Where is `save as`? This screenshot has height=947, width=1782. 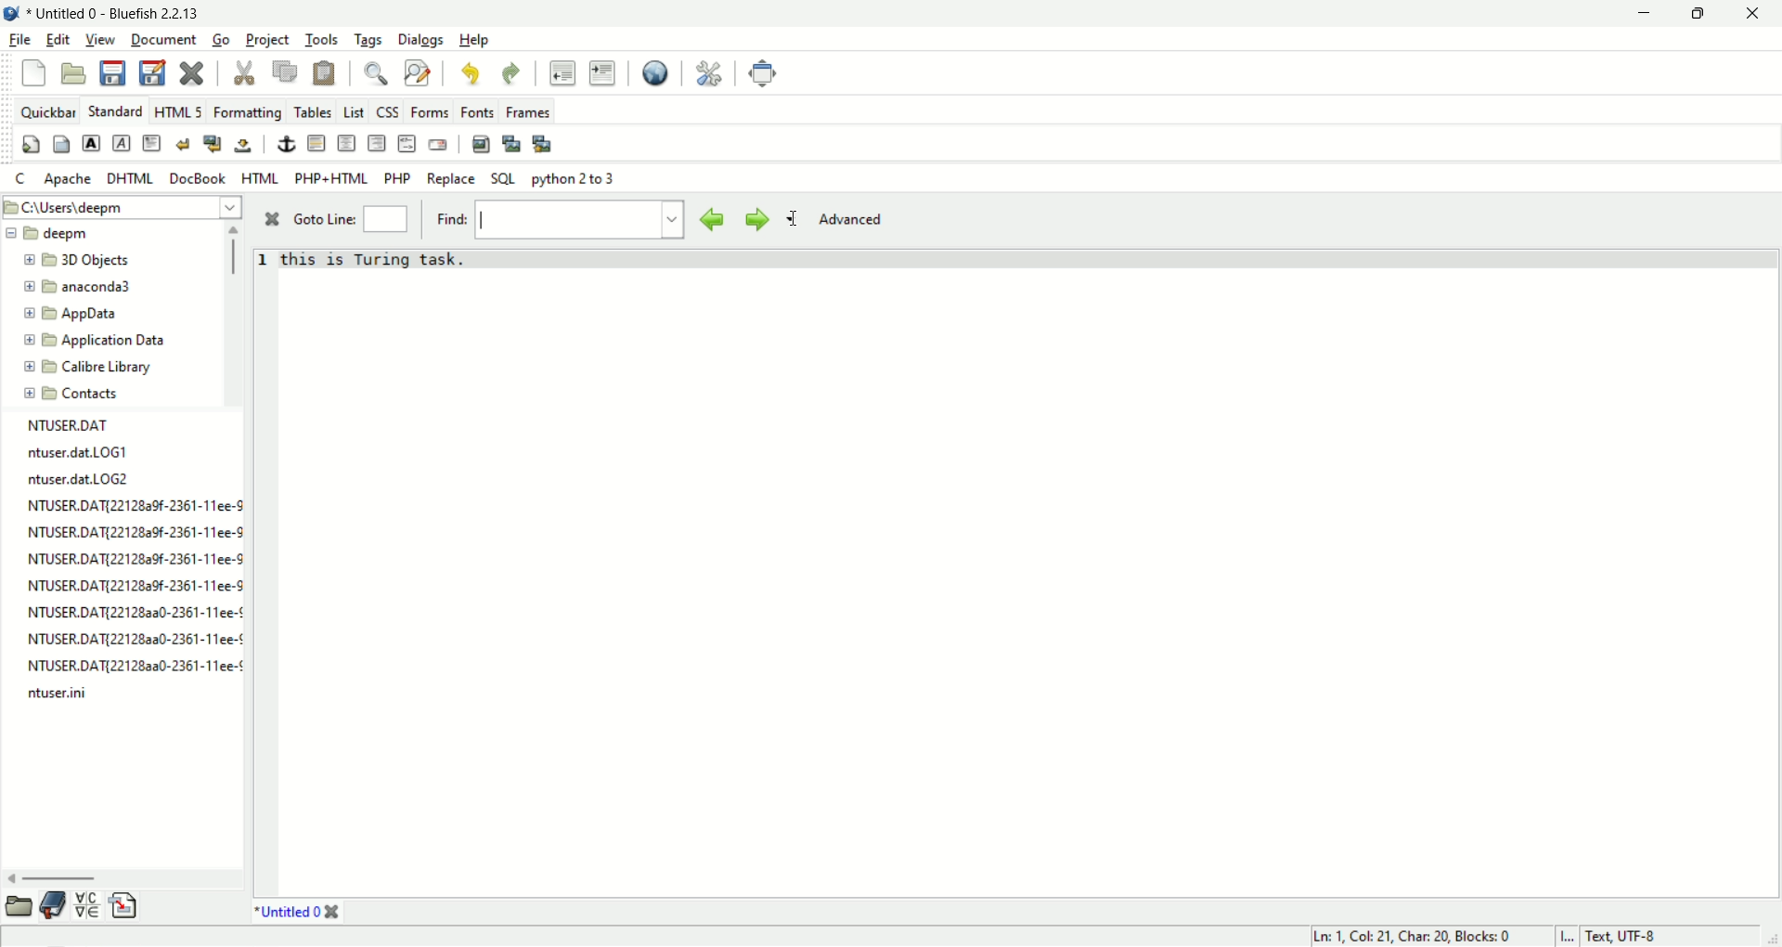
save as is located at coordinates (152, 71).